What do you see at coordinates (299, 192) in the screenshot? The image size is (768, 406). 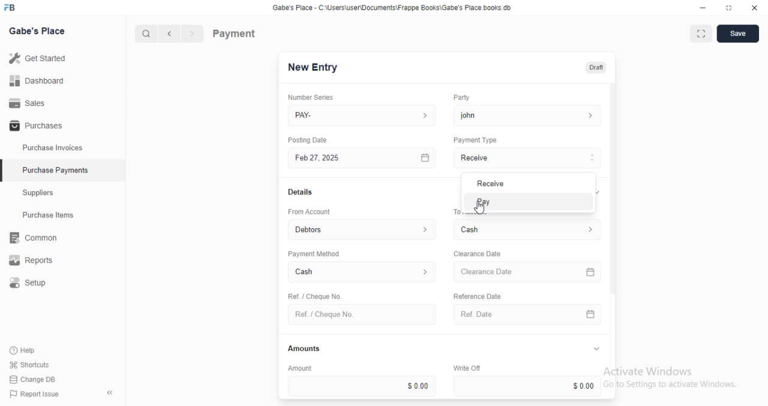 I see `Details` at bounding box center [299, 192].